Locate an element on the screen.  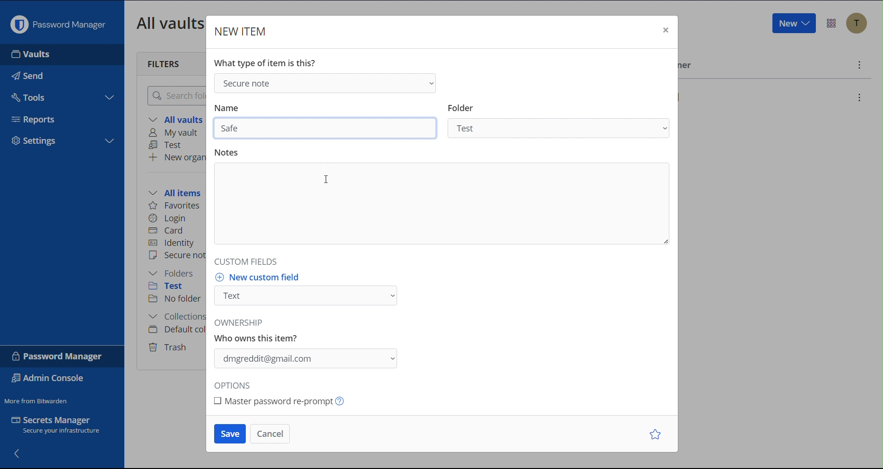
folder is located at coordinates (460, 108).